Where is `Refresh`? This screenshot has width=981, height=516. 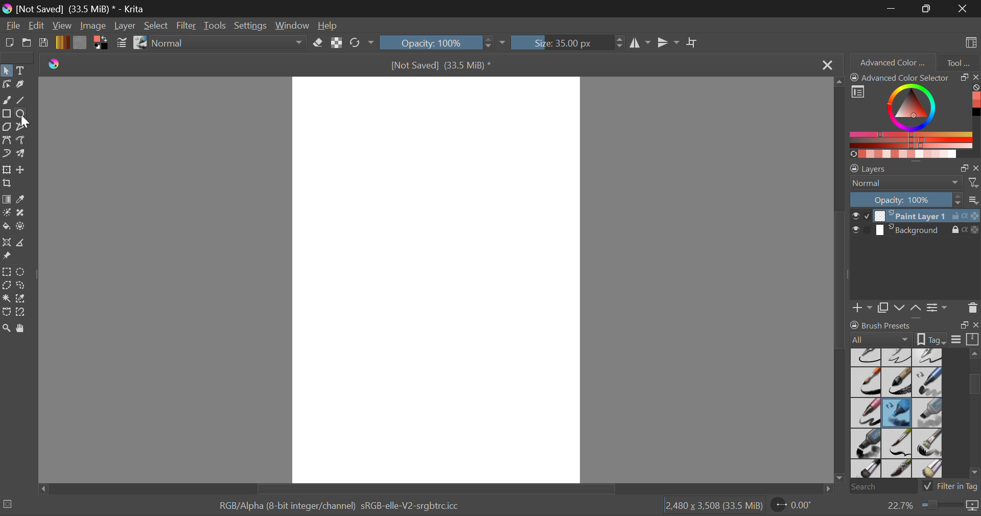
Refresh is located at coordinates (358, 43).